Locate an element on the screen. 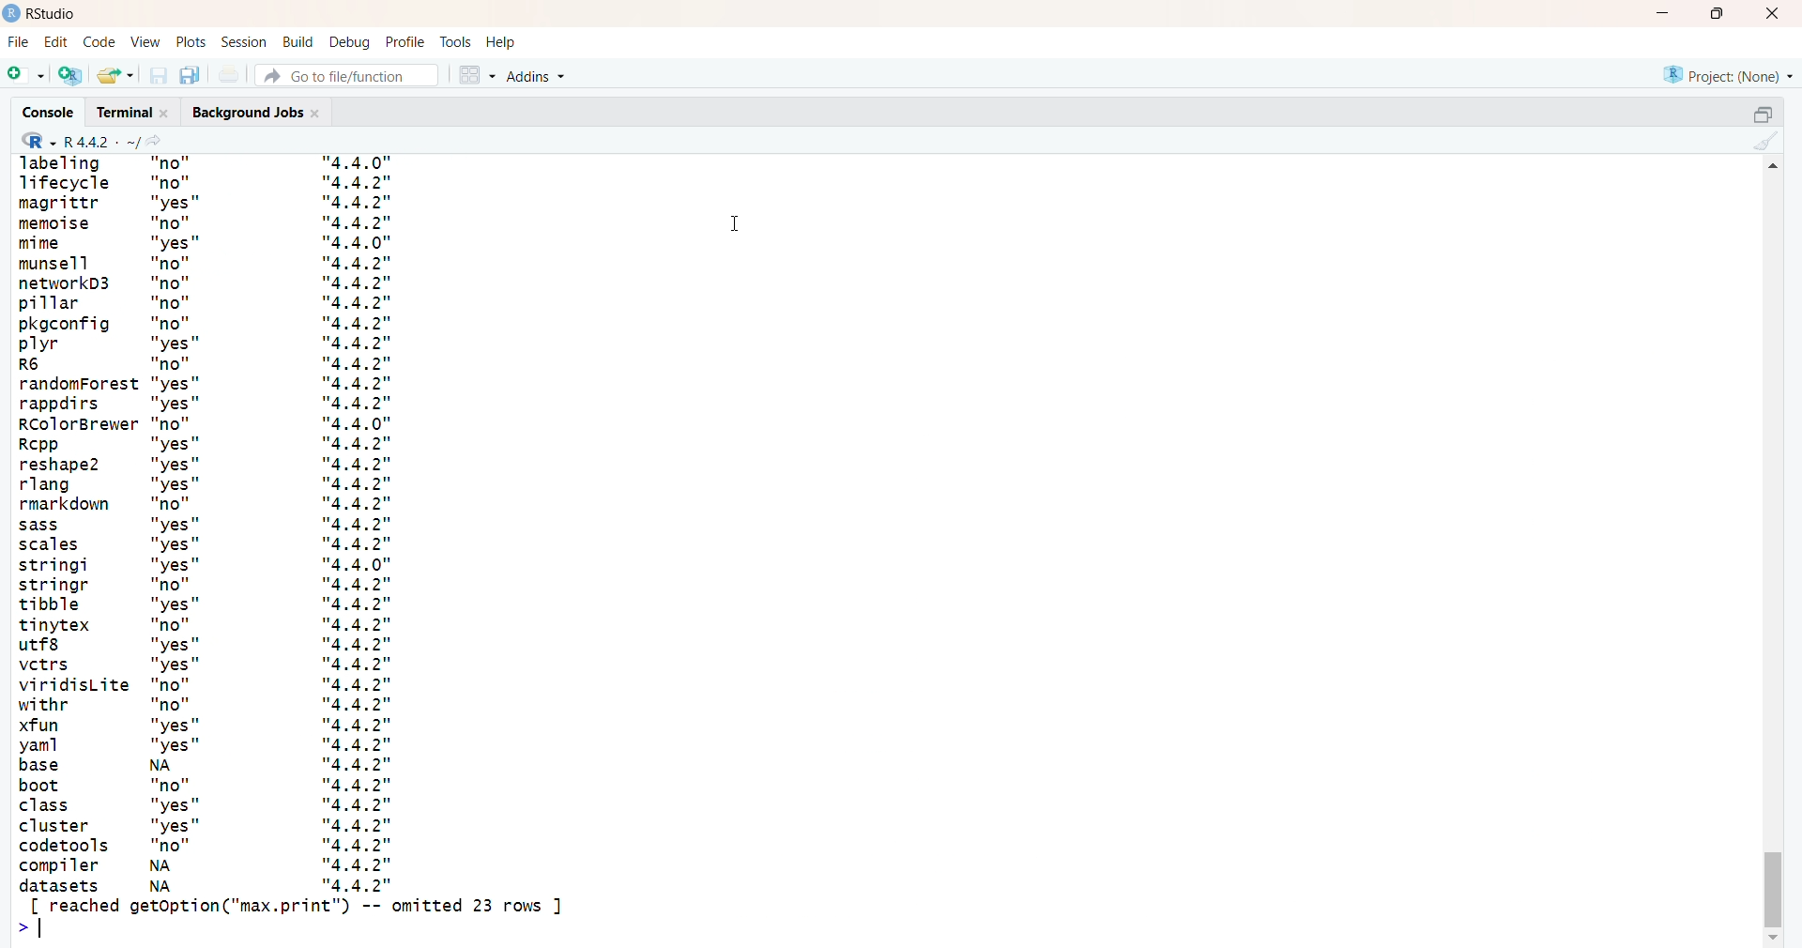  tools is located at coordinates (455, 42).